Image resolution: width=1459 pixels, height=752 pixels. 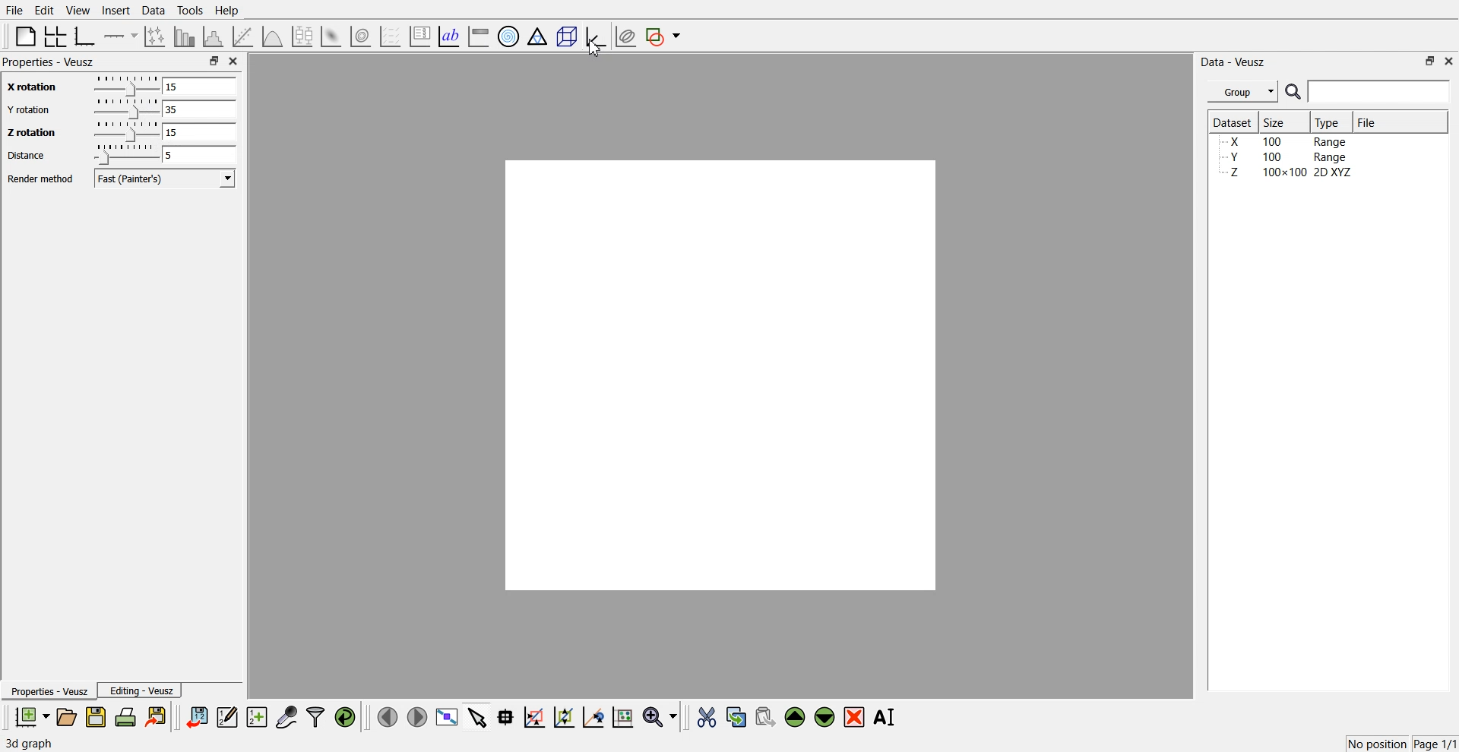 I want to click on Recenter graph axes, so click(x=594, y=716).